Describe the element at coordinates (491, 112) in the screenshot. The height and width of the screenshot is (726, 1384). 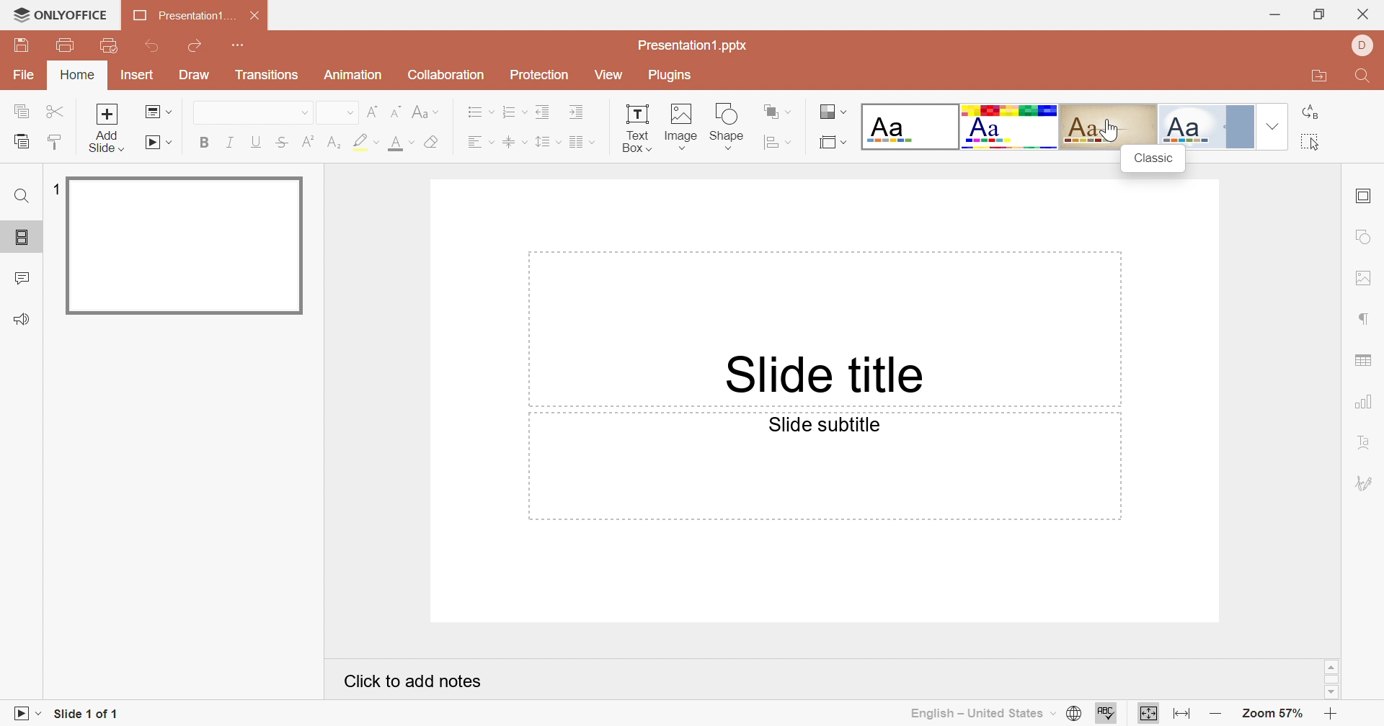
I see `Drop Down` at that location.